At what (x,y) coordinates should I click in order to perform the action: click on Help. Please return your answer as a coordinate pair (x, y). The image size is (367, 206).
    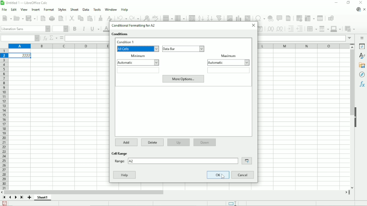
    Looking at the image, I should click on (125, 10).